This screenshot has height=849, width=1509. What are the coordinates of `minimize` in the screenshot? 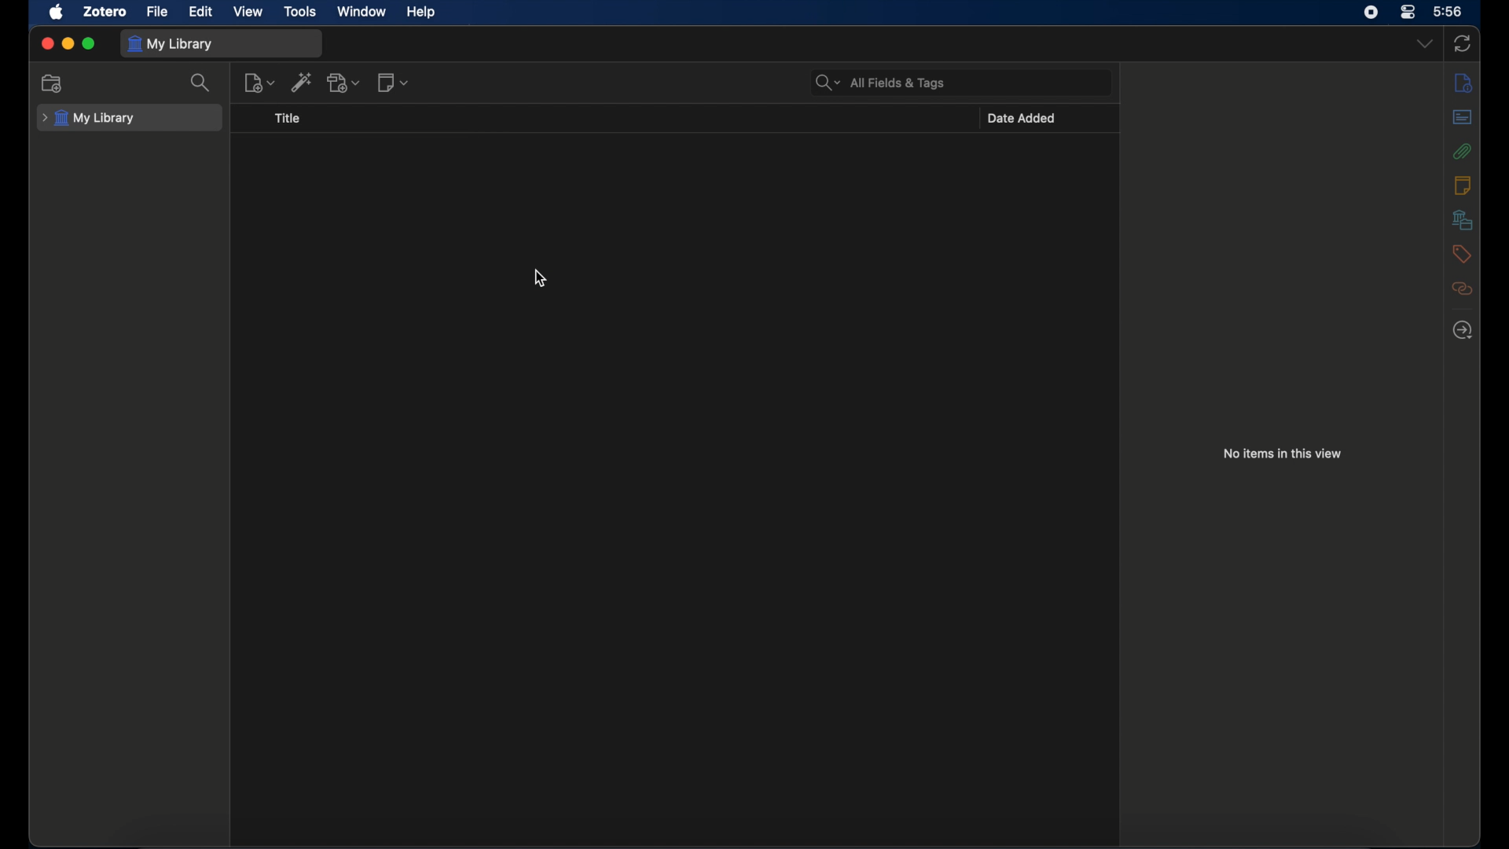 It's located at (69, 43).